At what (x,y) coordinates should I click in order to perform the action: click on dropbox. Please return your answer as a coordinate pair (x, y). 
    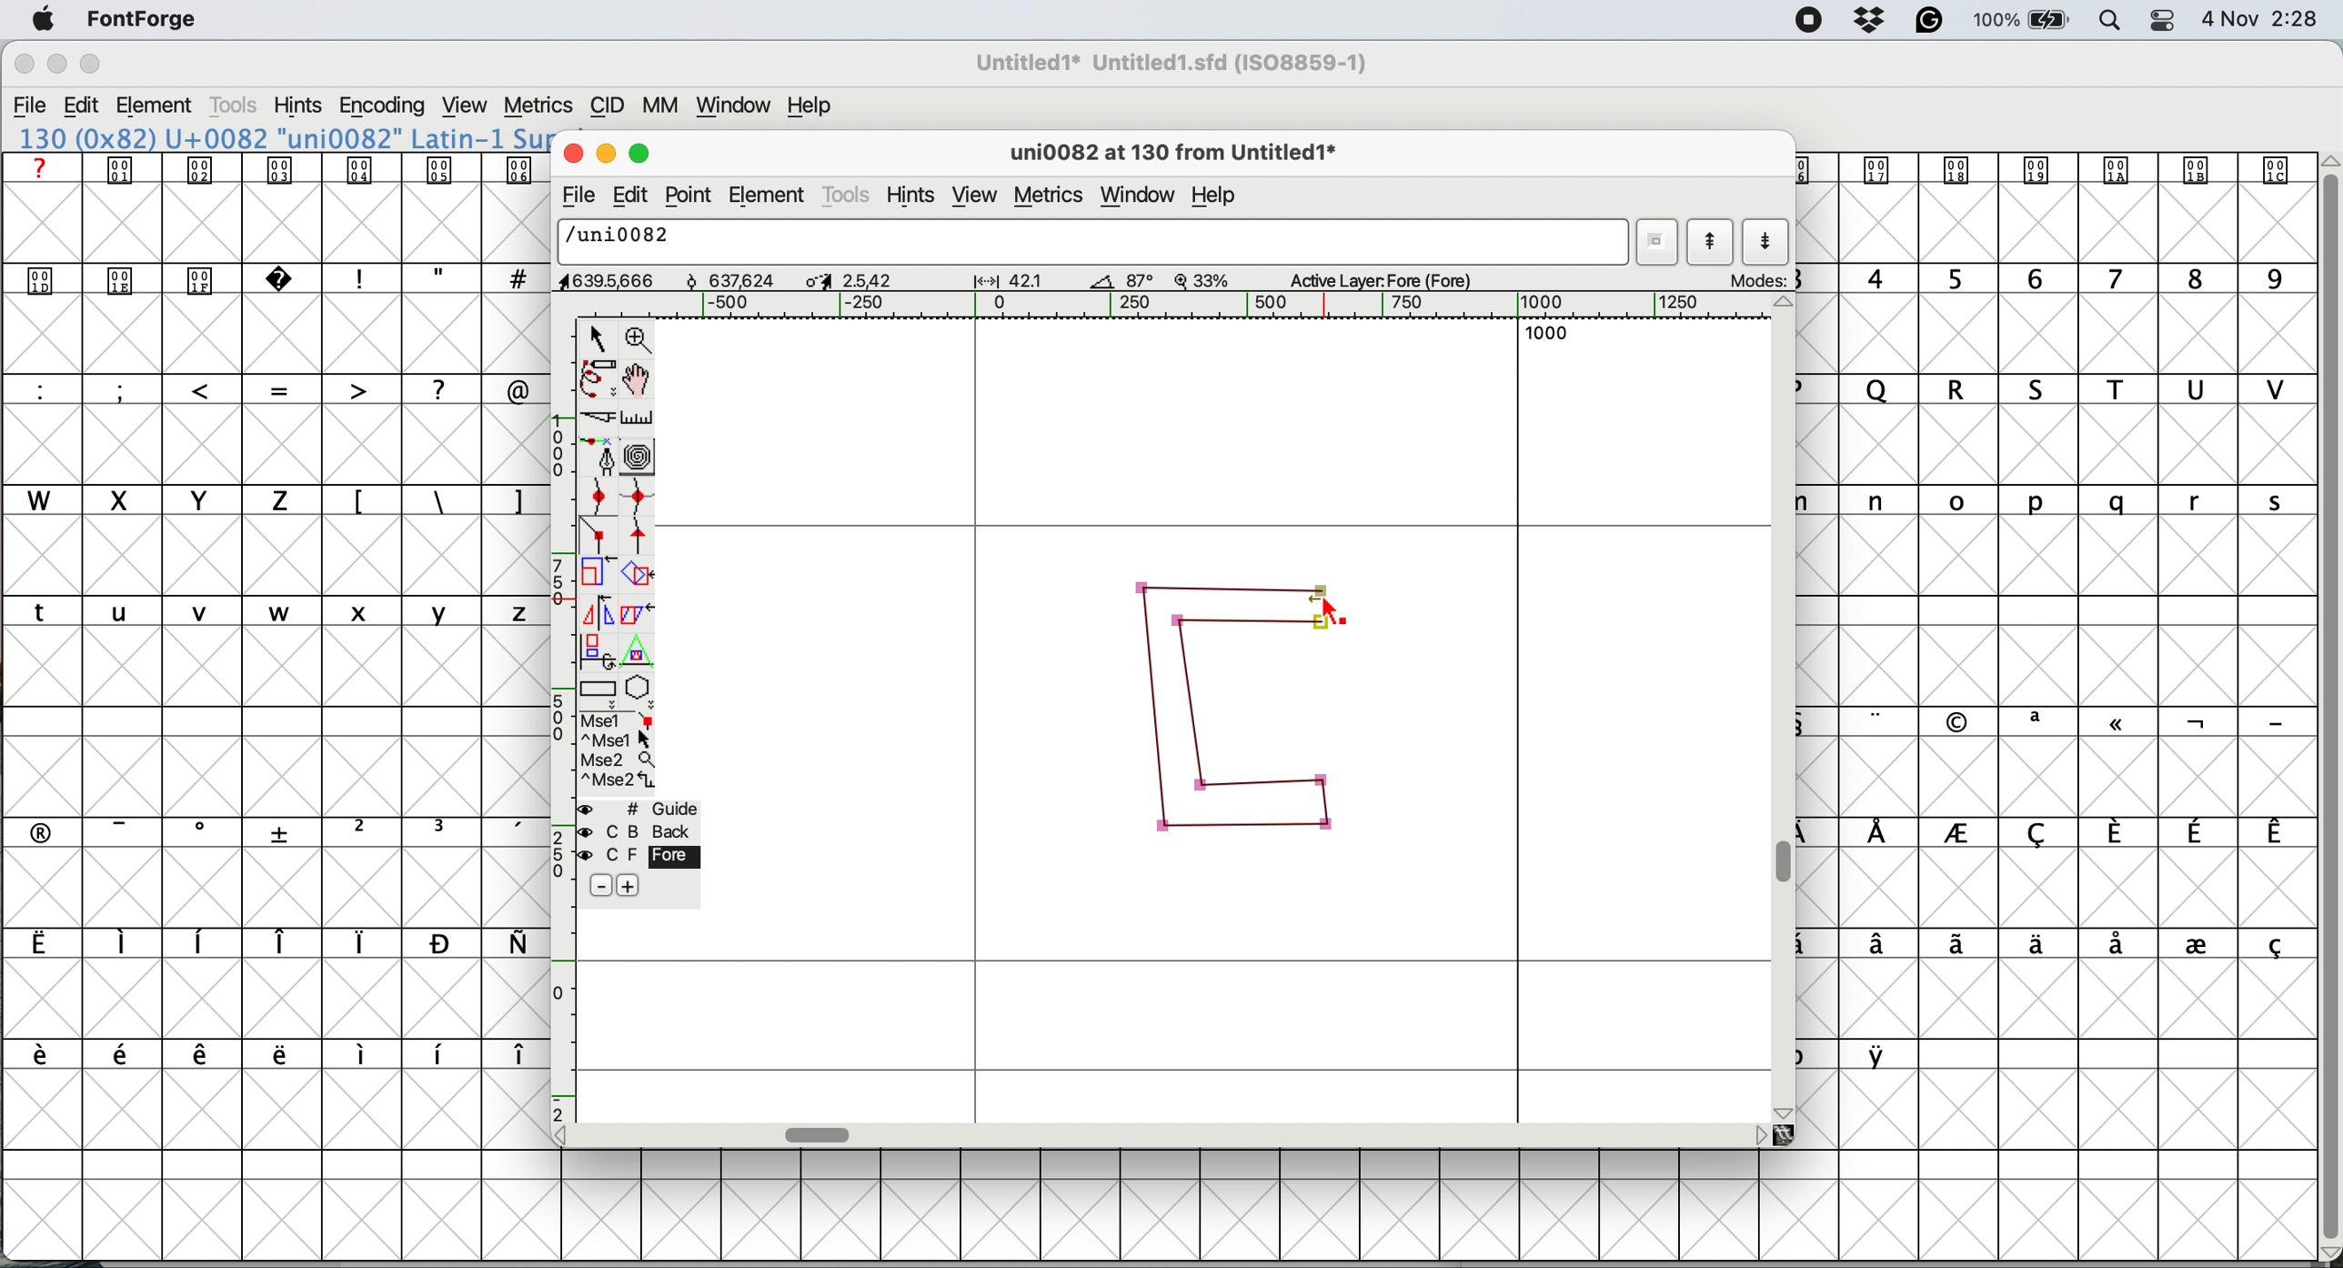
    Looking at the image, I should click on (1873, 19).